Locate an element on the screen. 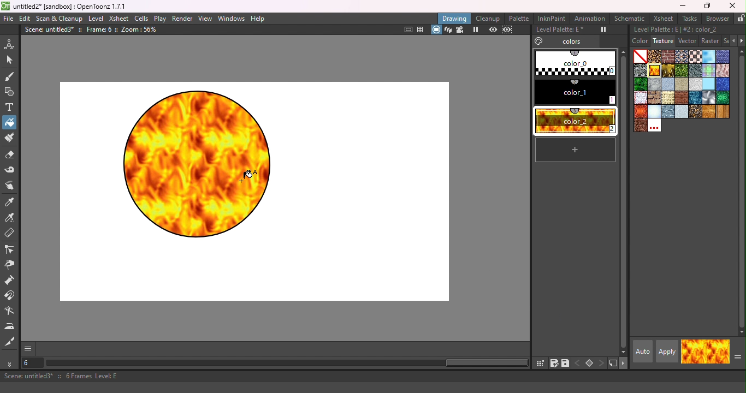  Drawing is located at coordinates (455, 18).